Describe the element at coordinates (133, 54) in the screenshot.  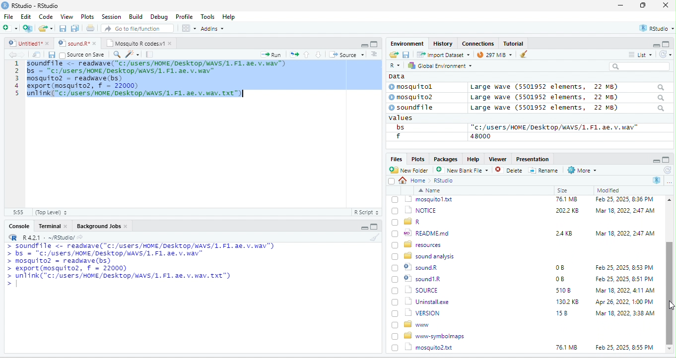
I see `sharpen` at that location.